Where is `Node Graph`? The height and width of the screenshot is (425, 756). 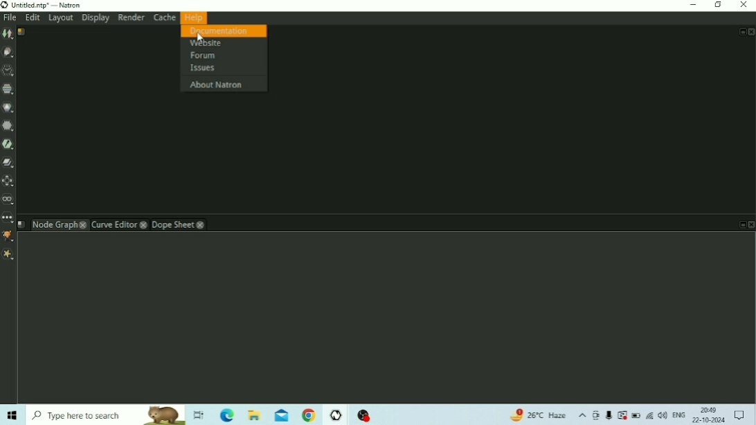
Node Graph is located at coordinates (59, 224).